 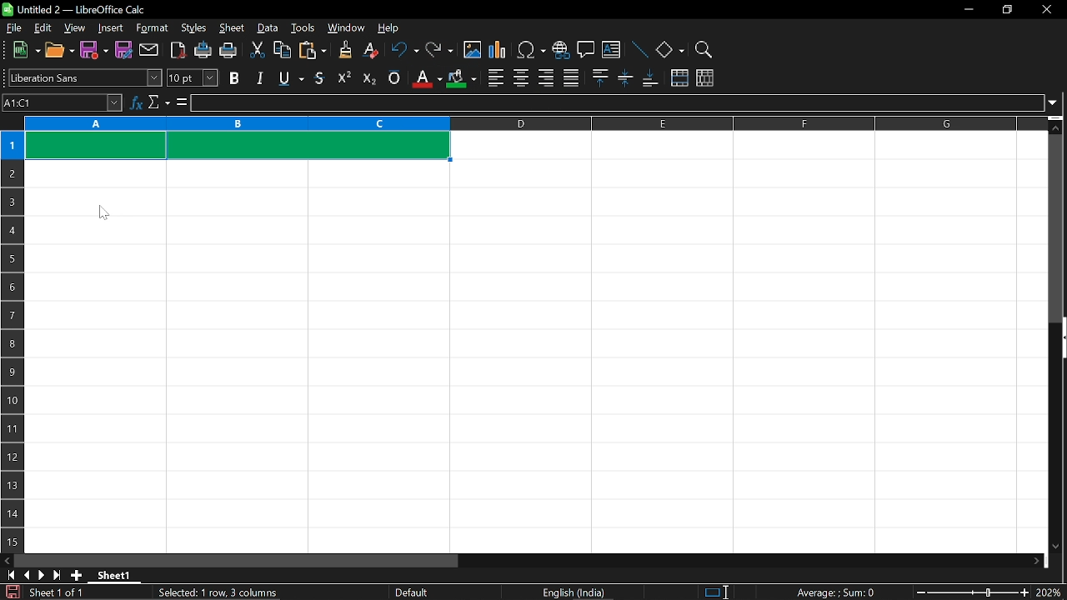 I want to click on export as pdf, so click(x=175, y=50).